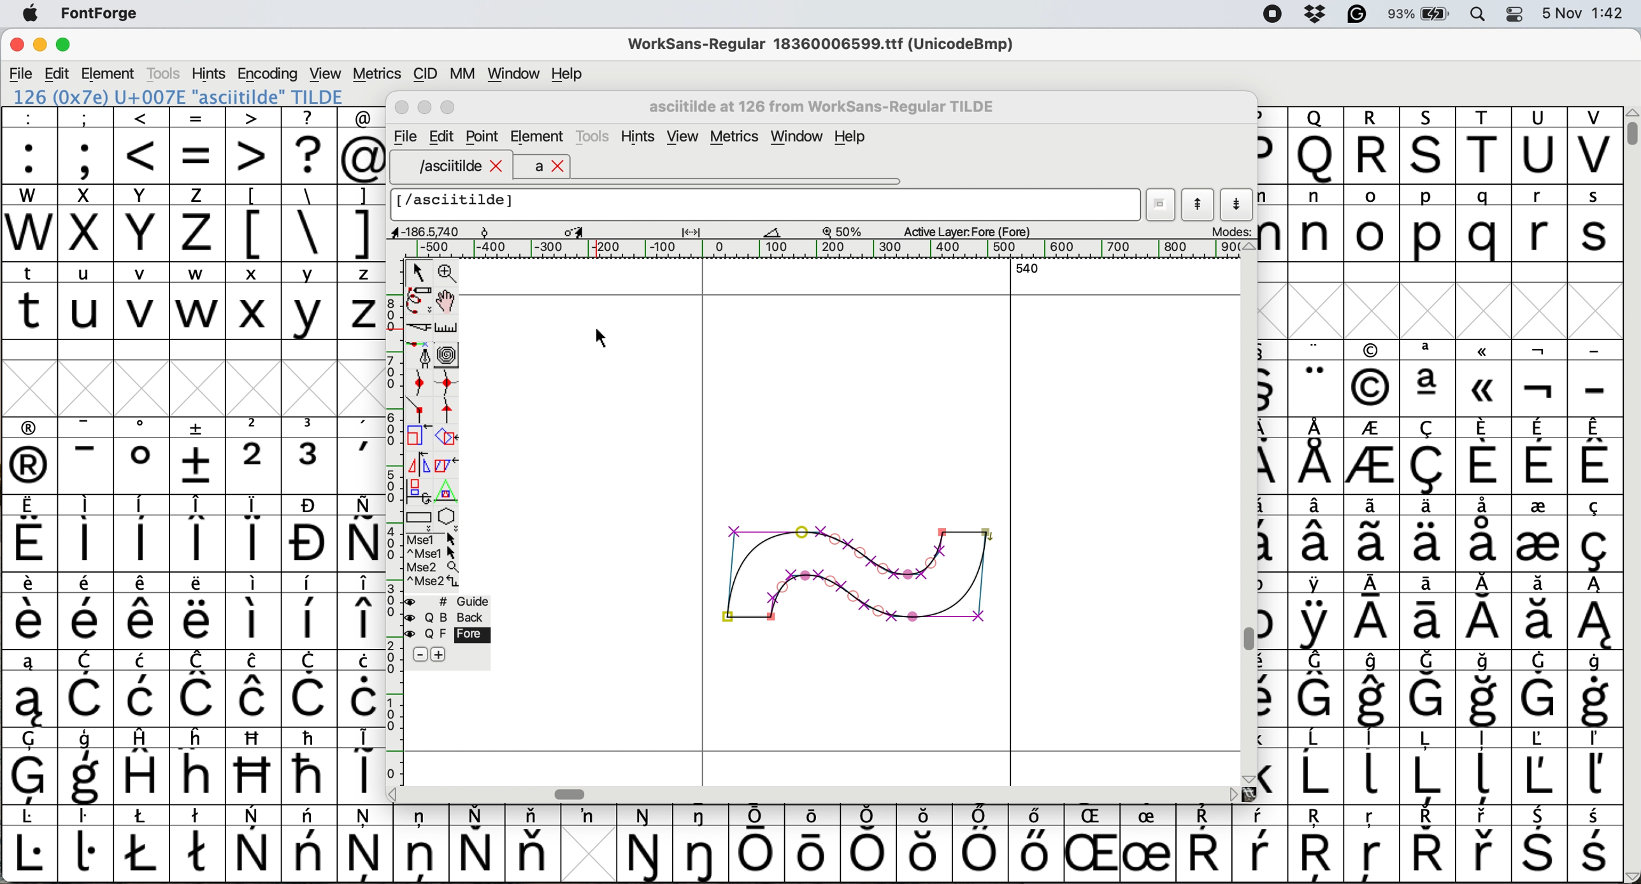 The width and height of the screenshot is (1641, 884). Describe the element at coordinates (254, 145) in the screenshot. I see `>` at that location.